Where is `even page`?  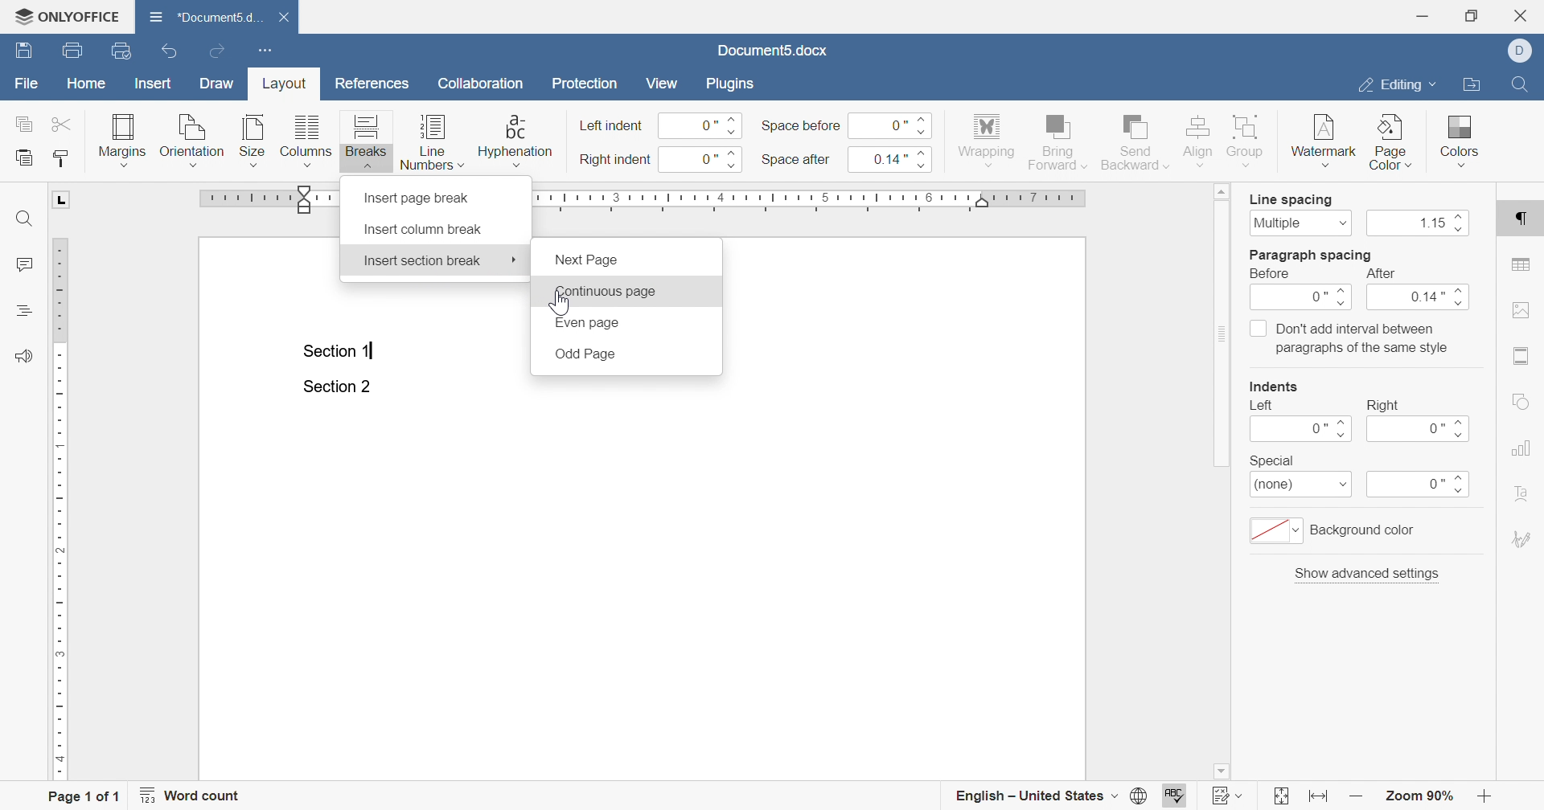
even page is located at coordinates (586, 323).